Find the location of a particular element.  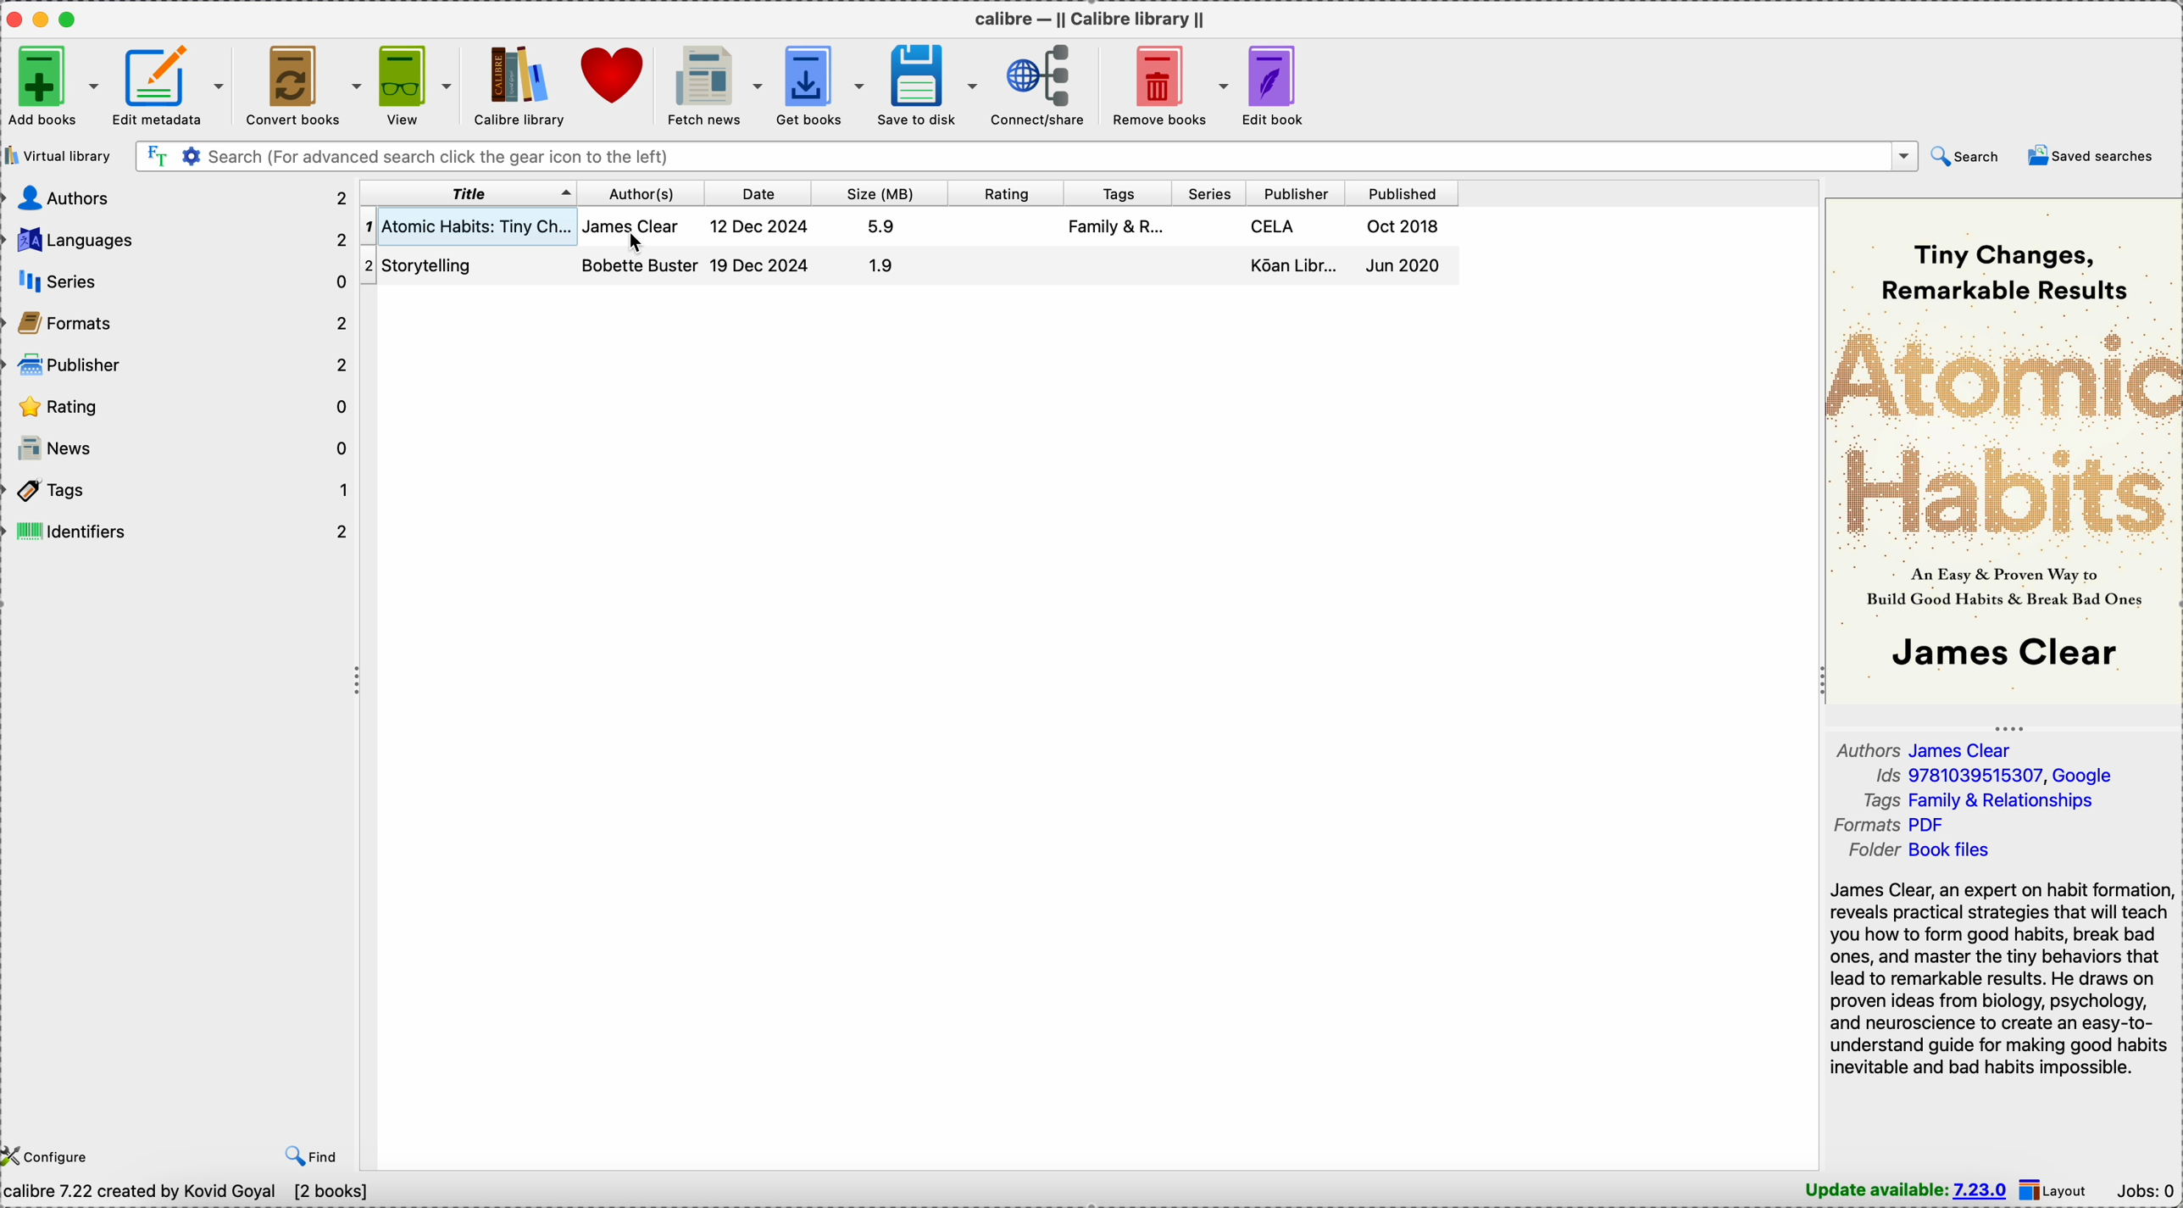

save to disk is located at coordinates (925, 85).